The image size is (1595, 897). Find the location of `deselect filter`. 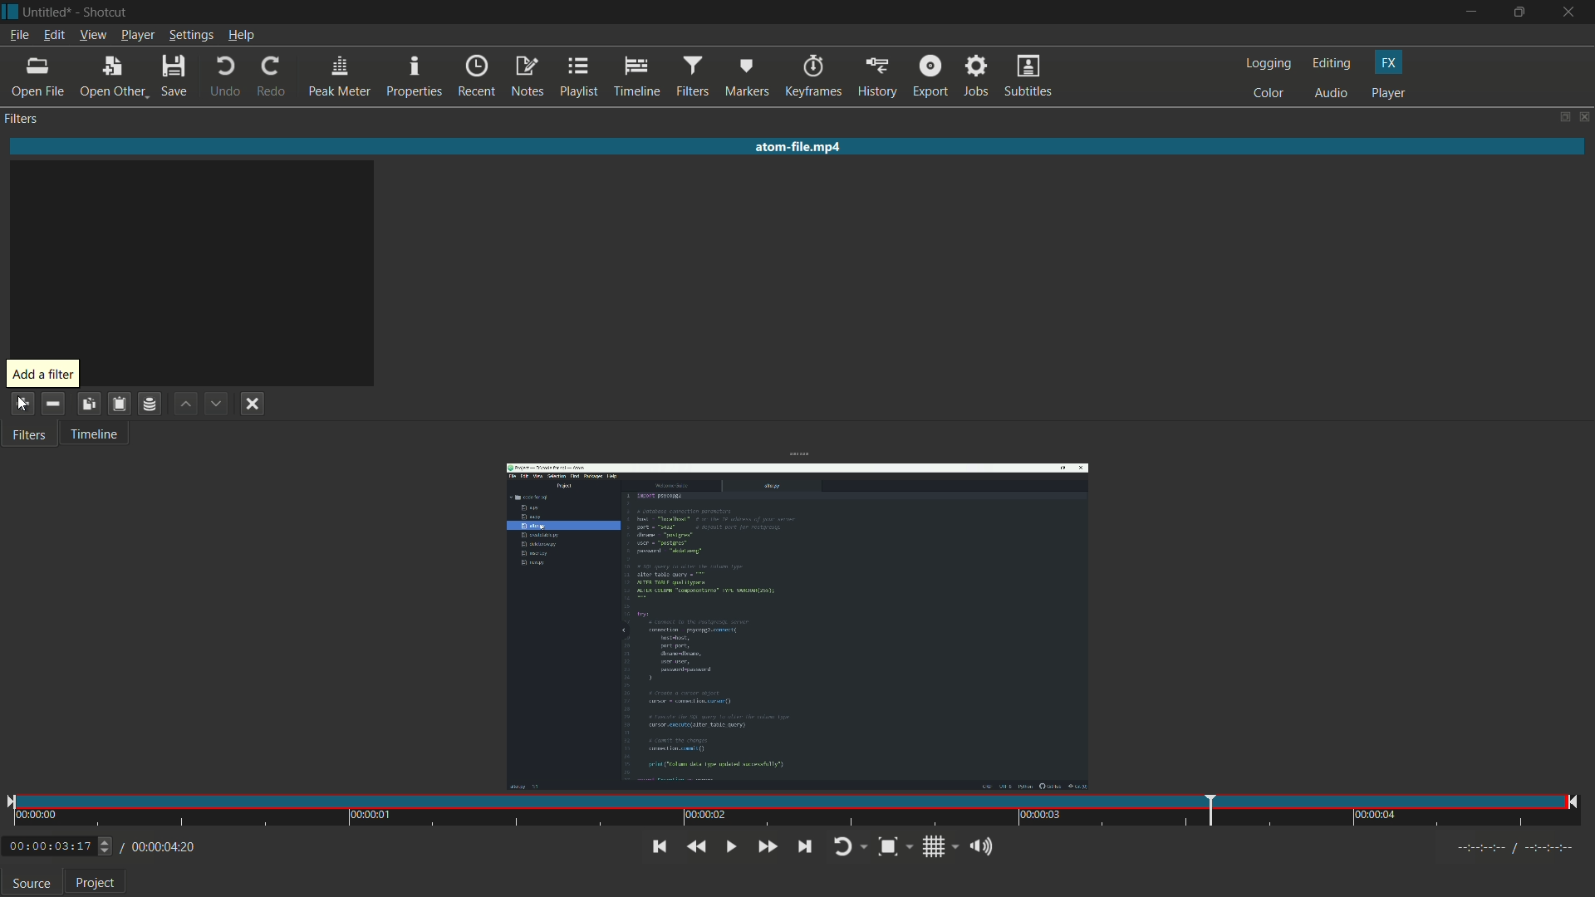

deselect filter is located at coordinates (253, 405).